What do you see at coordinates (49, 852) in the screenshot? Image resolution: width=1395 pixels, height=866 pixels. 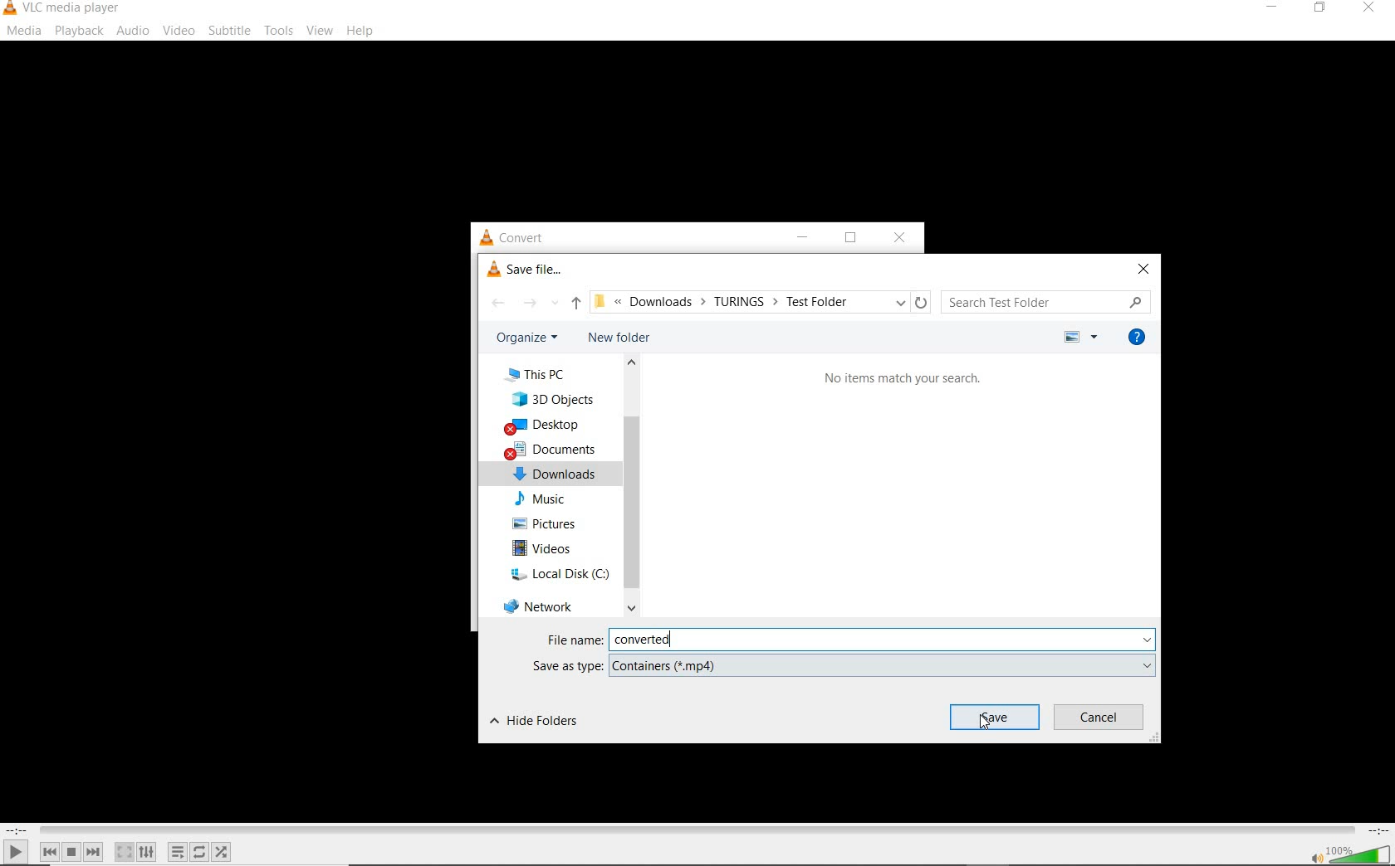 I see `previous media` at bounding box center [49, 852].